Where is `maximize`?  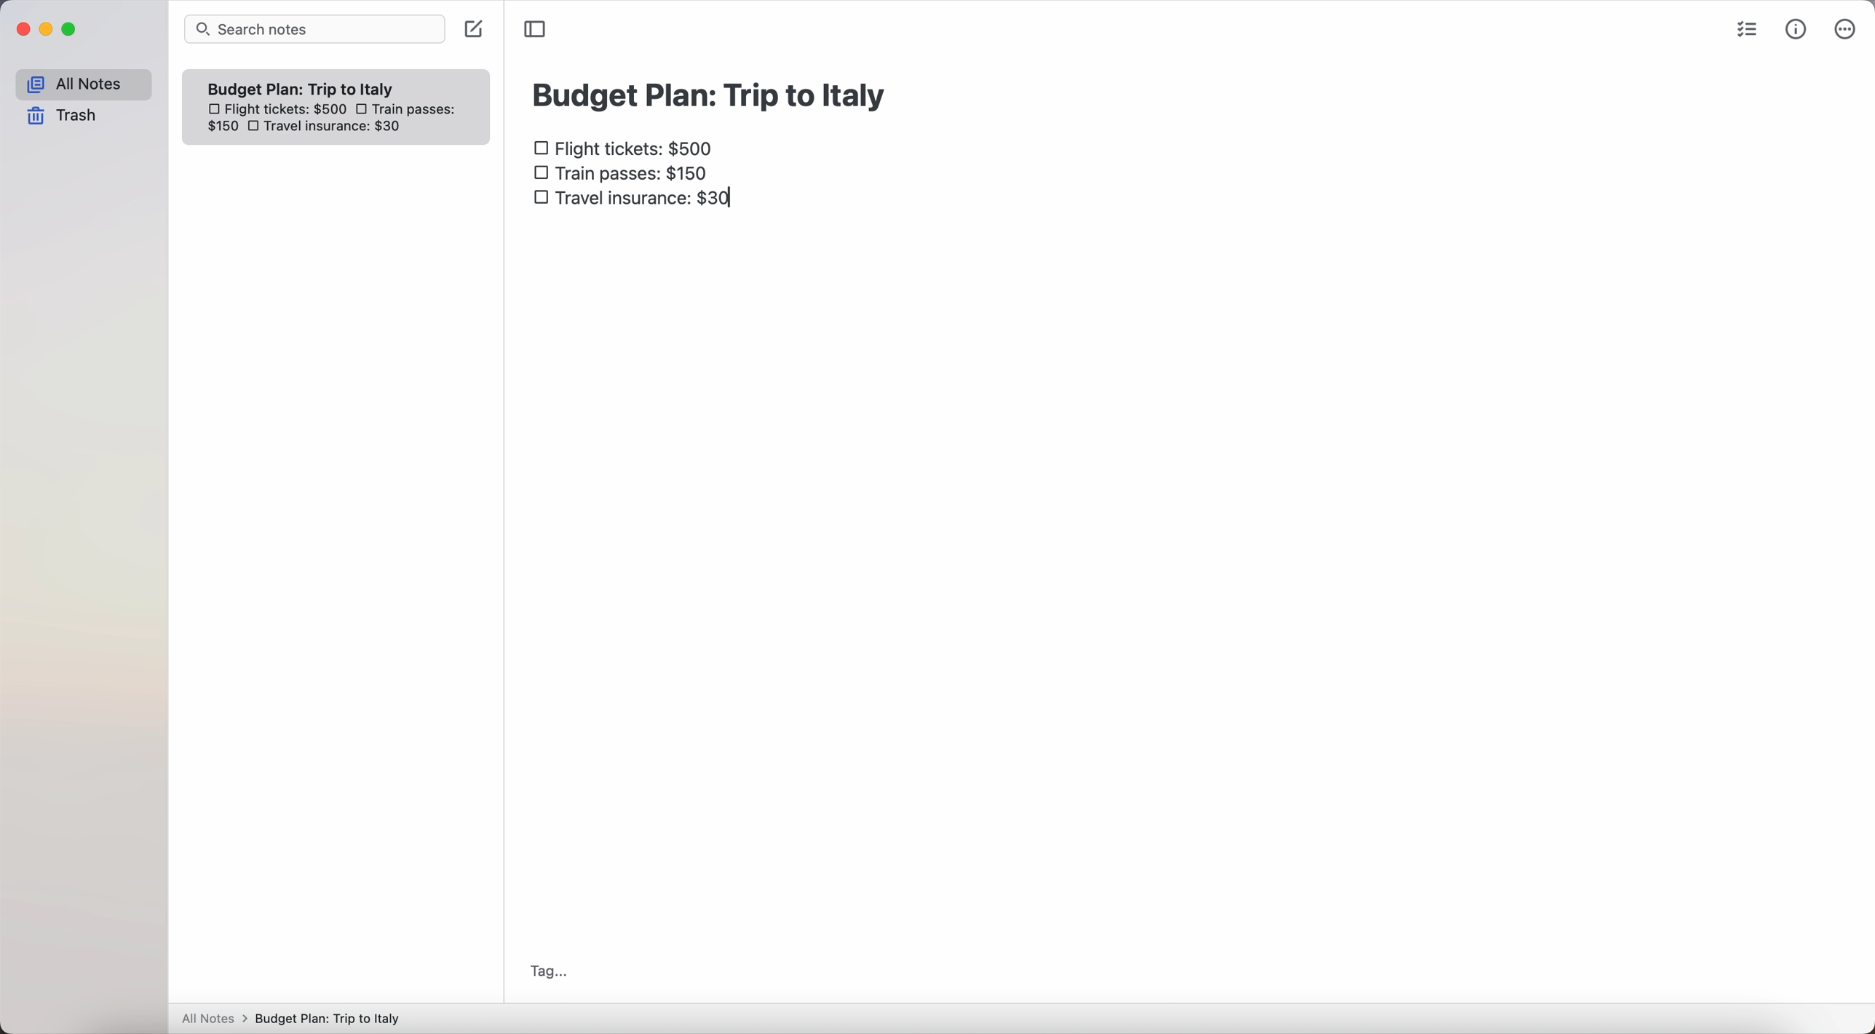 maximize is located at coordinates (73, 30).